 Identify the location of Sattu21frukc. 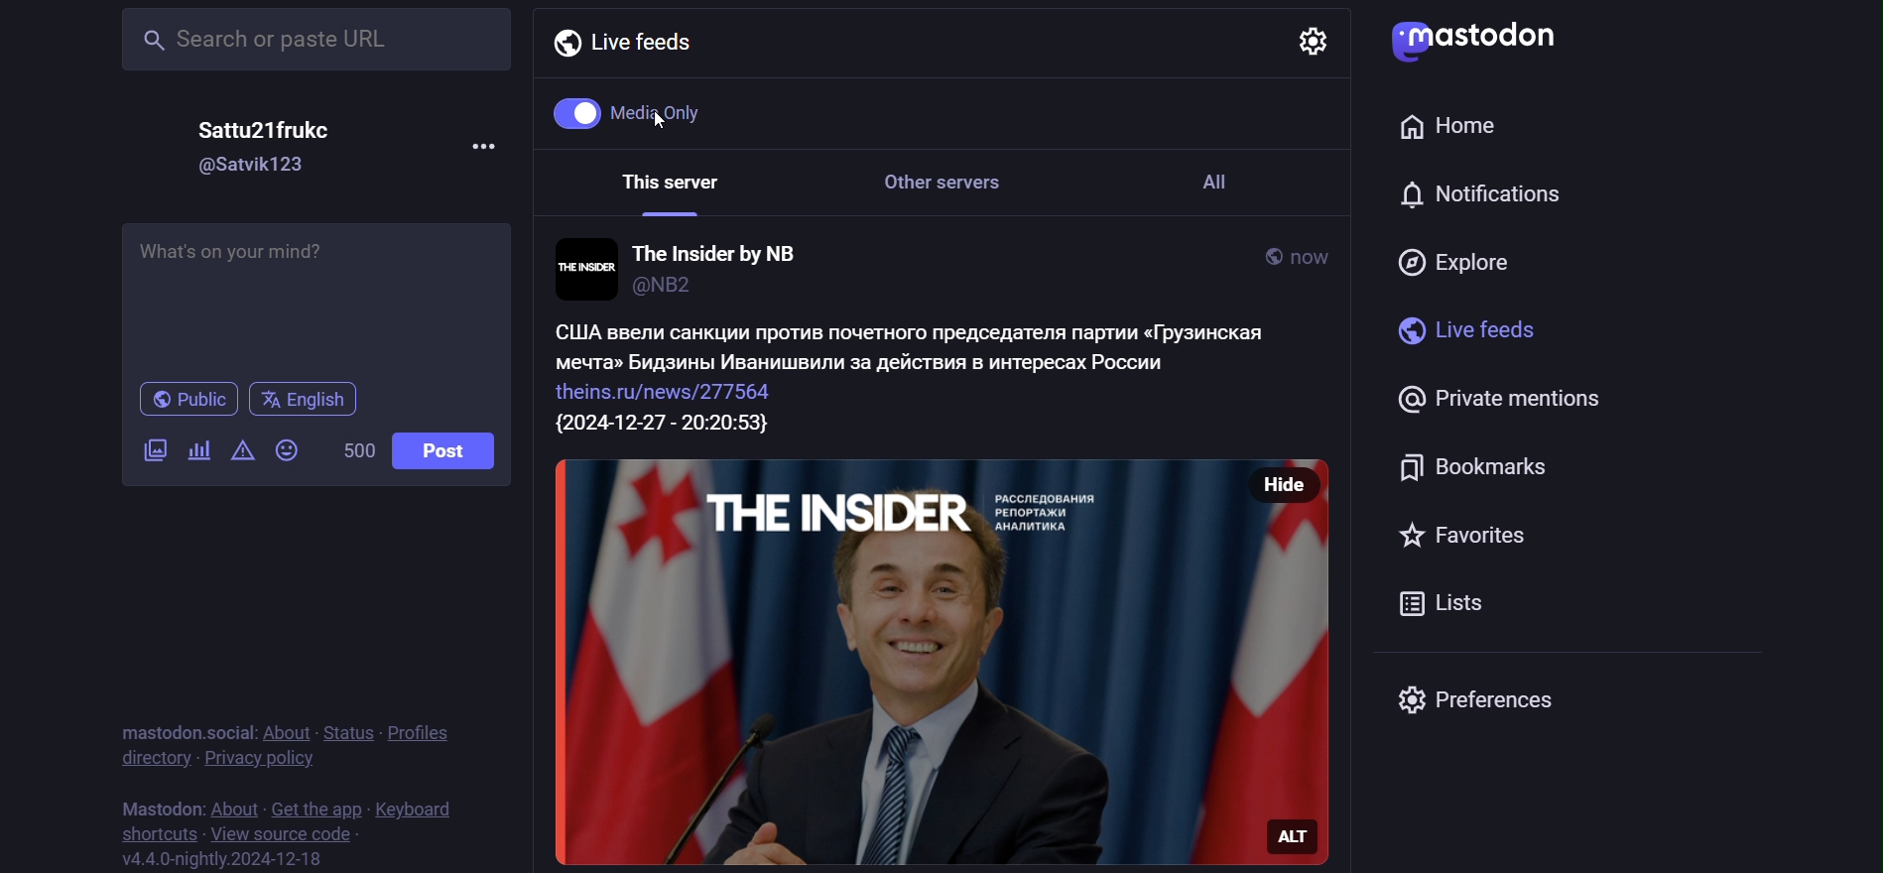
(267, 130).